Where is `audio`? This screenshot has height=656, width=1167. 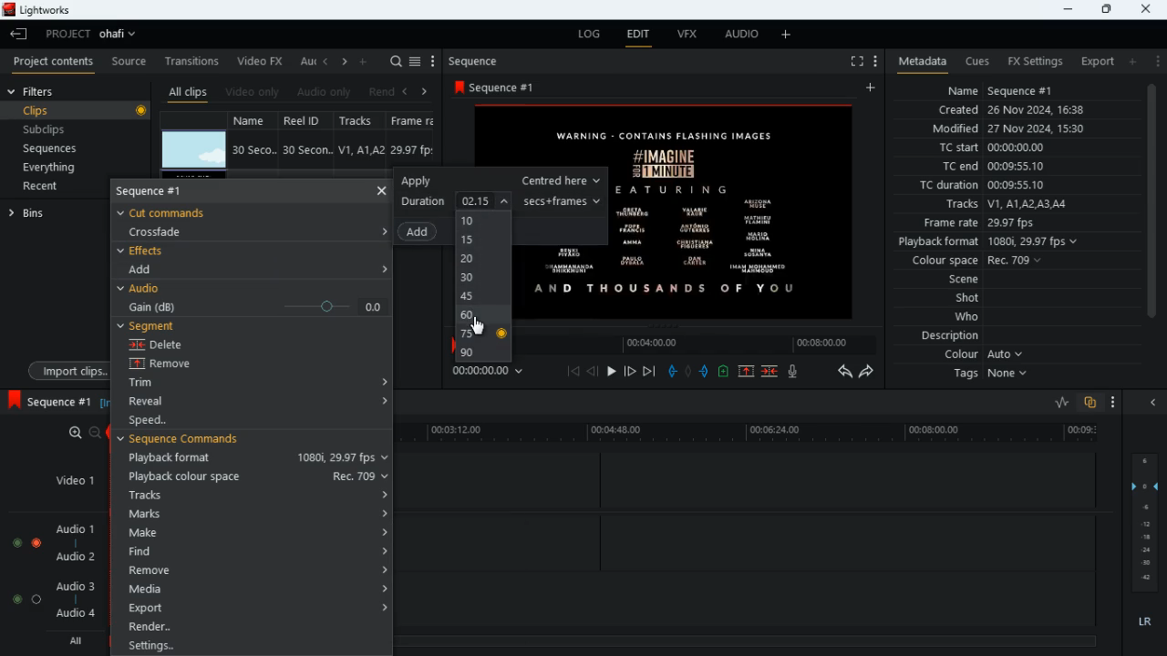 audio is located at coordinates (738, 36).